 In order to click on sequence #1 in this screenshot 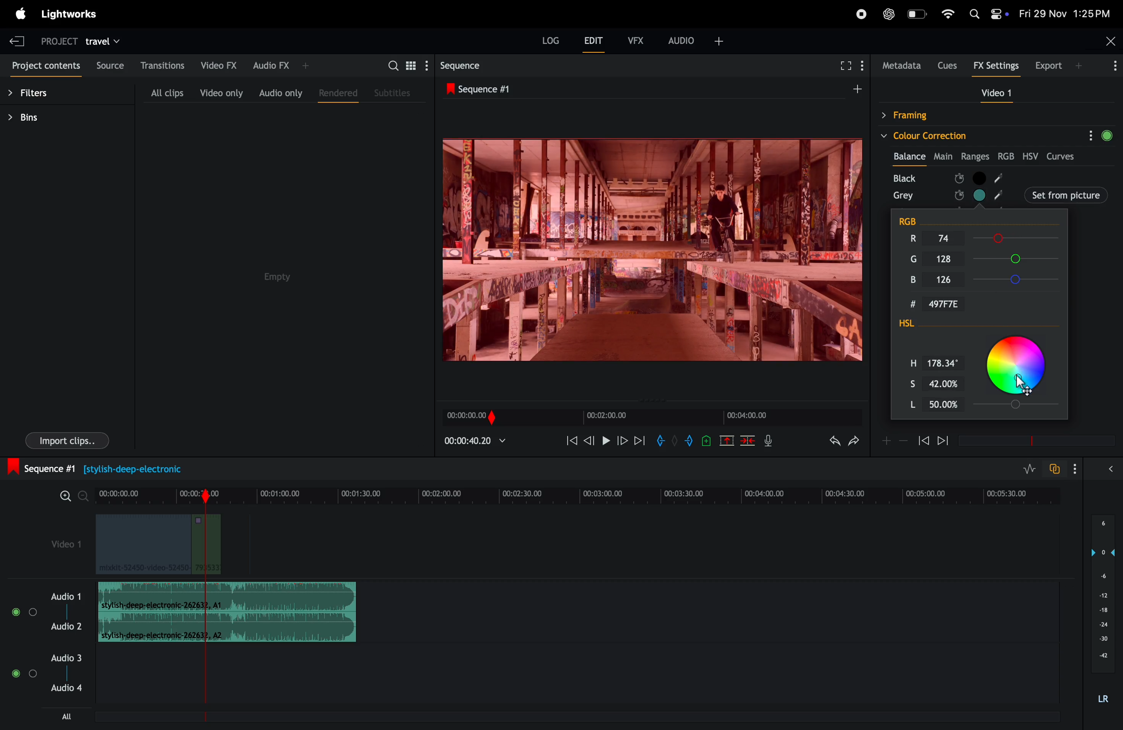, I will do `click(104, 467)`.